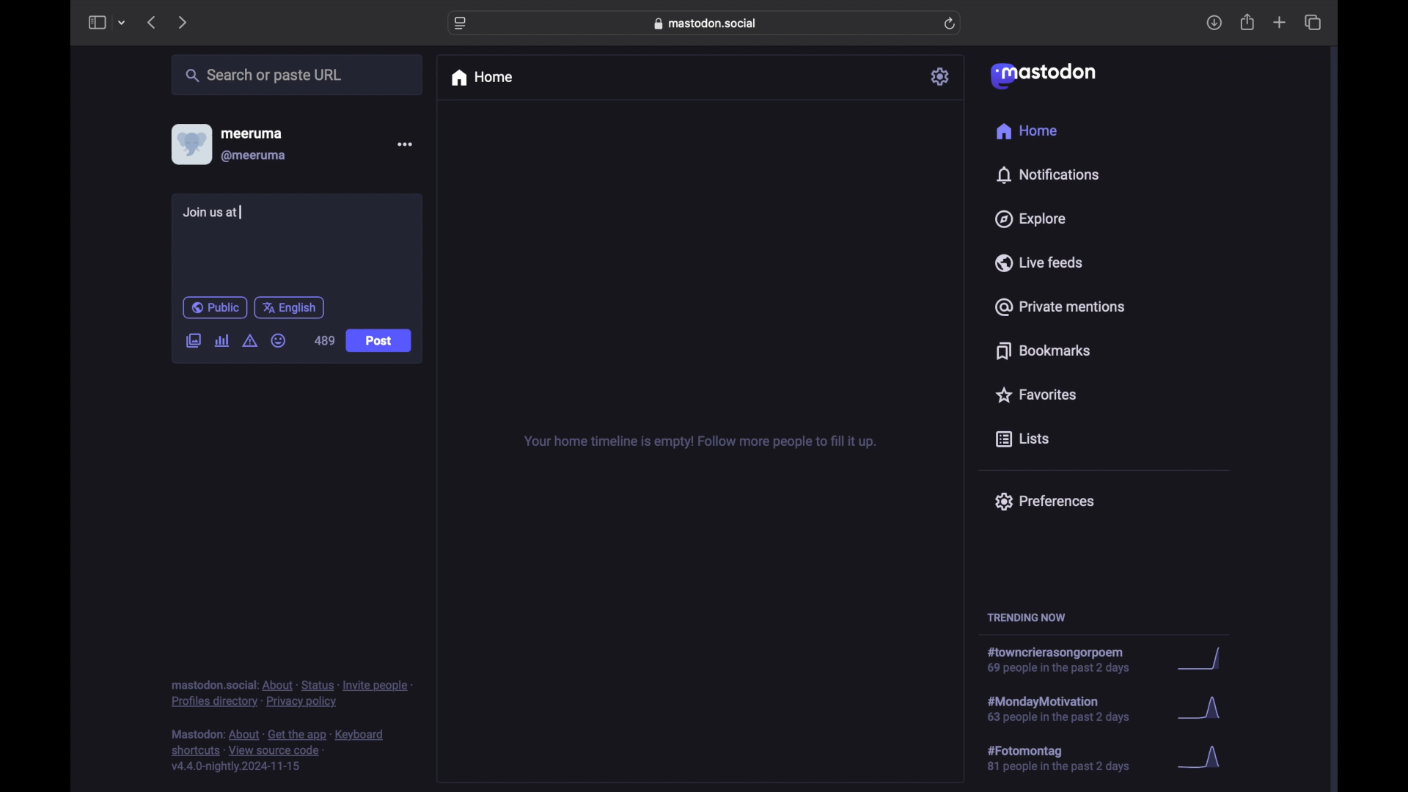 The image size is (1408, 792). I want to click on hashtag trend, so click(1068, 708).